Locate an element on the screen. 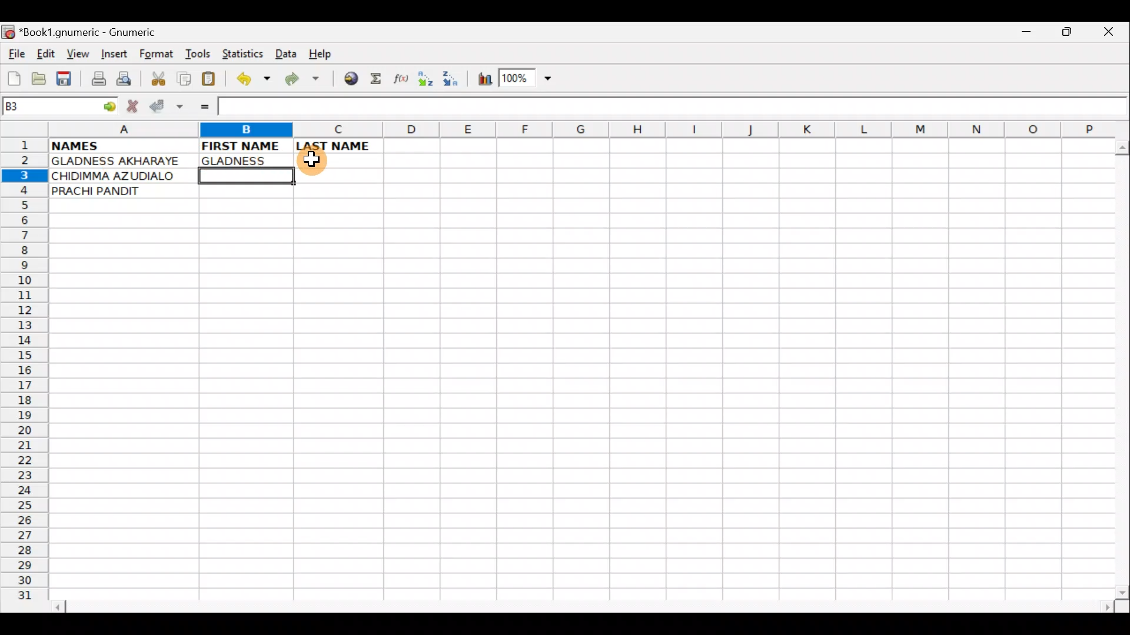  Accept change is located at coordinates (167, 106).